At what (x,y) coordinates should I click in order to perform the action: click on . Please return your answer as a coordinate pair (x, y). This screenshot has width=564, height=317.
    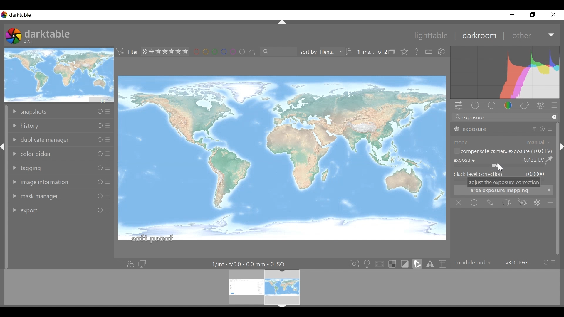
    Looking at the image, I should click on (281, 22).